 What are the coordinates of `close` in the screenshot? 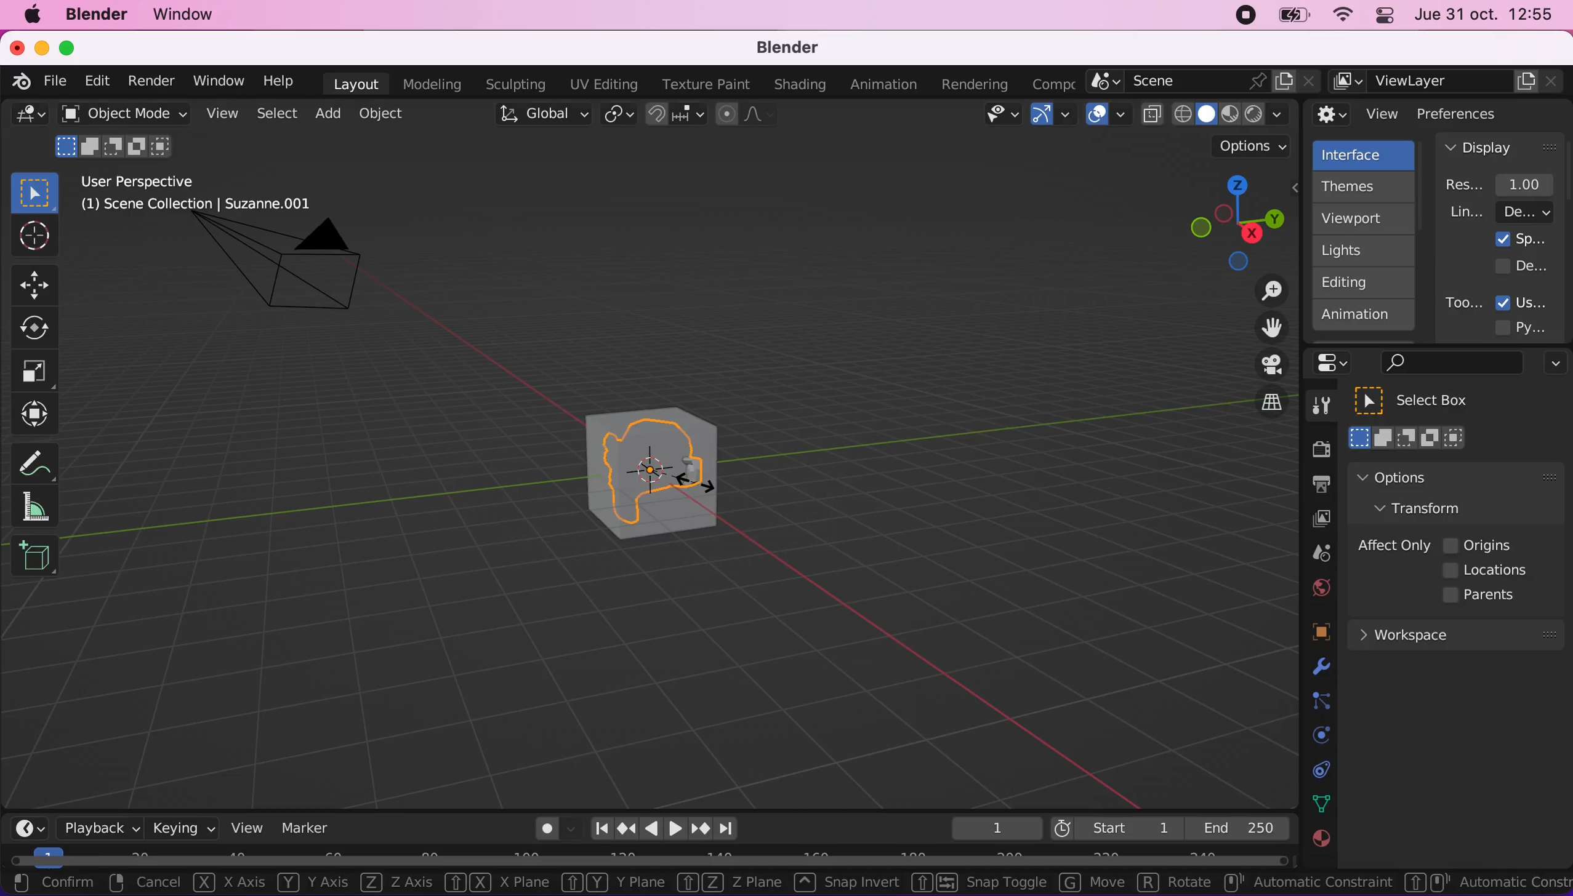 It's located at (16, 47).